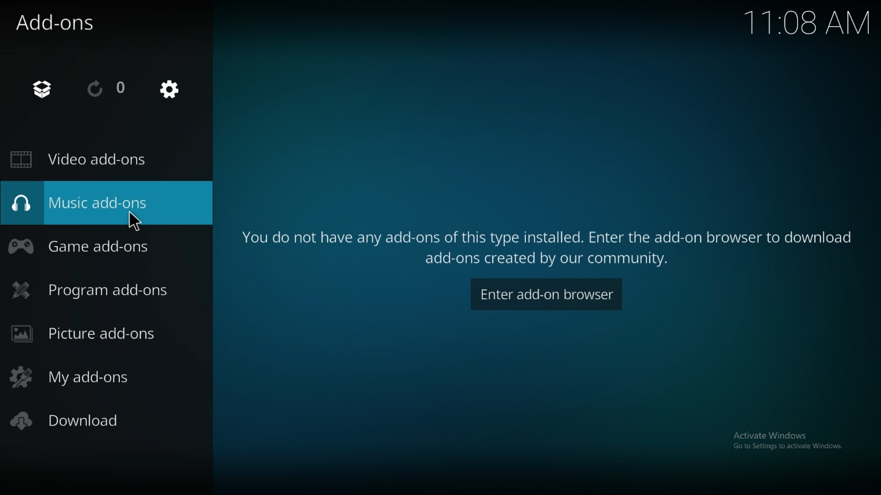 This screenshot has height=495, width=881. Describe the element at coordinates (93, 289) in the screenshot. I see `program add ons` at that location.